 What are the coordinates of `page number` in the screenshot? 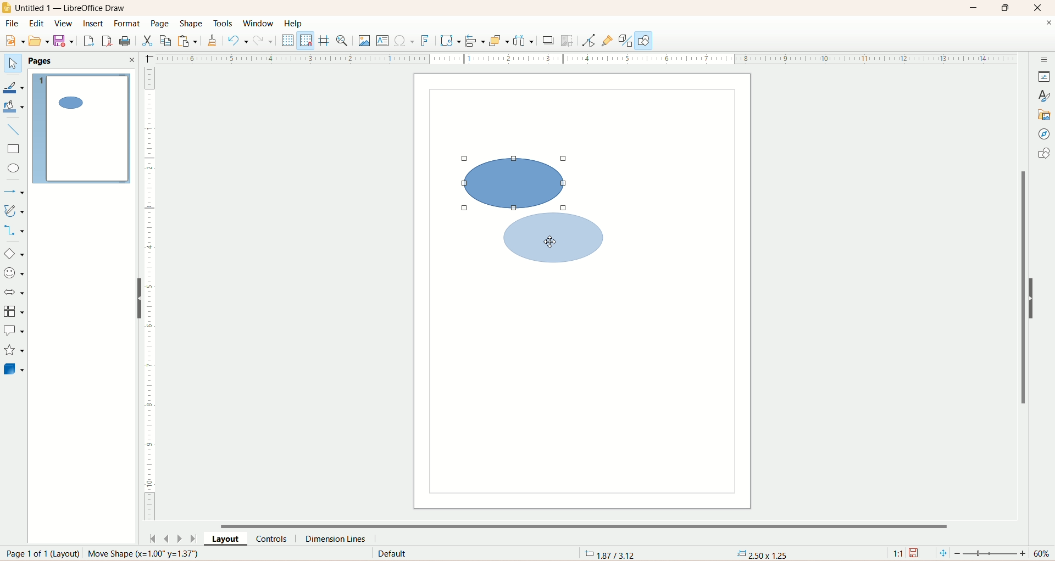 It's located at (102, 553).